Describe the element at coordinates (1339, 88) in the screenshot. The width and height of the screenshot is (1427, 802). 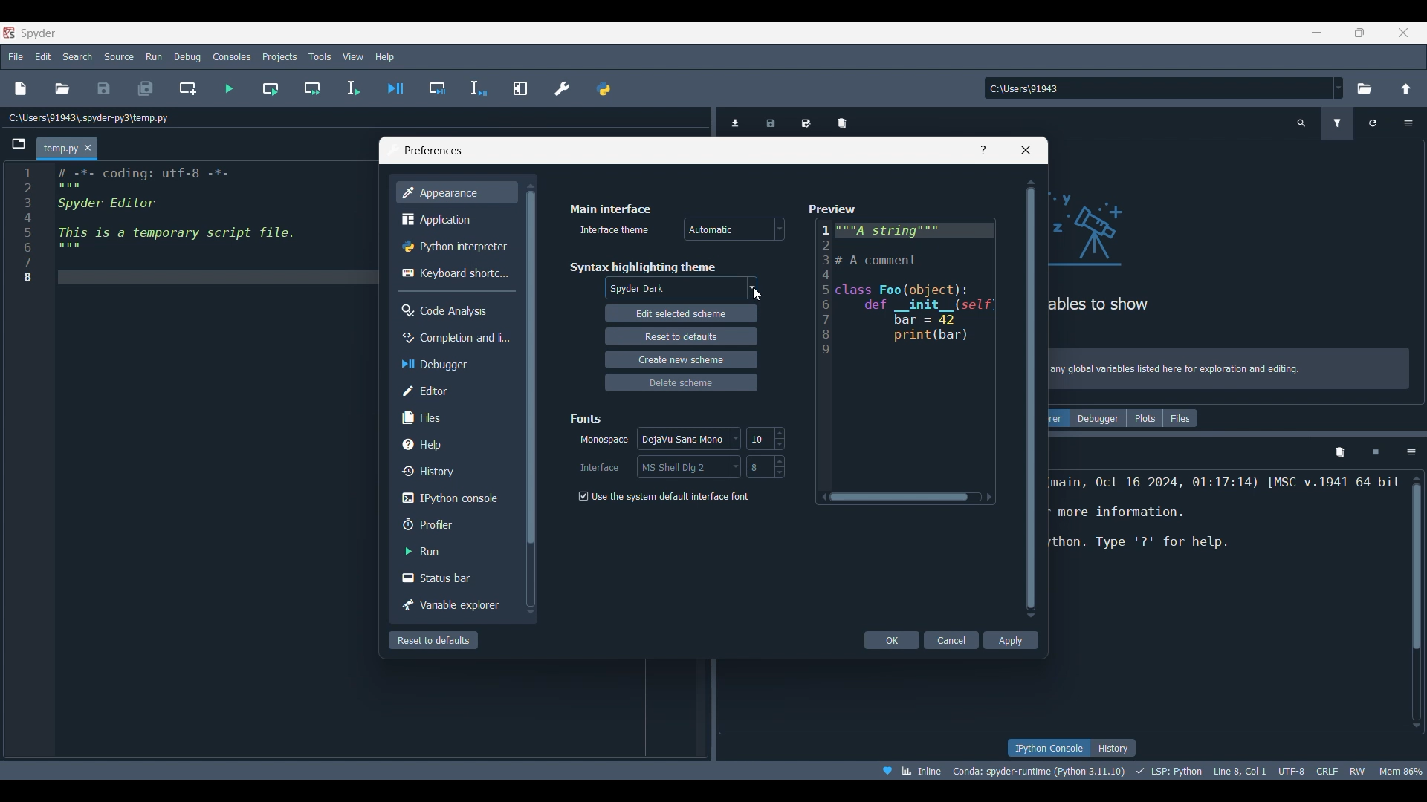
I see `Location options` at that location.